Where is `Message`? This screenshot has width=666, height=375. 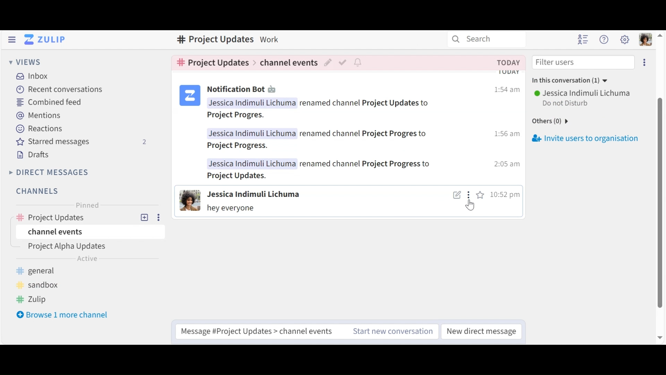
Message is located at coordinates (230, 209).